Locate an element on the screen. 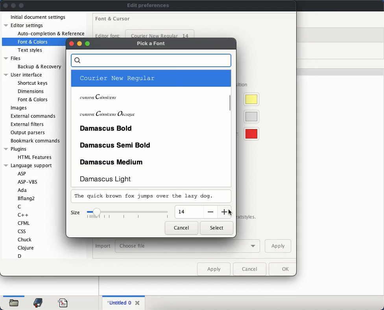  Cursor is located at coordinates (230, 213).